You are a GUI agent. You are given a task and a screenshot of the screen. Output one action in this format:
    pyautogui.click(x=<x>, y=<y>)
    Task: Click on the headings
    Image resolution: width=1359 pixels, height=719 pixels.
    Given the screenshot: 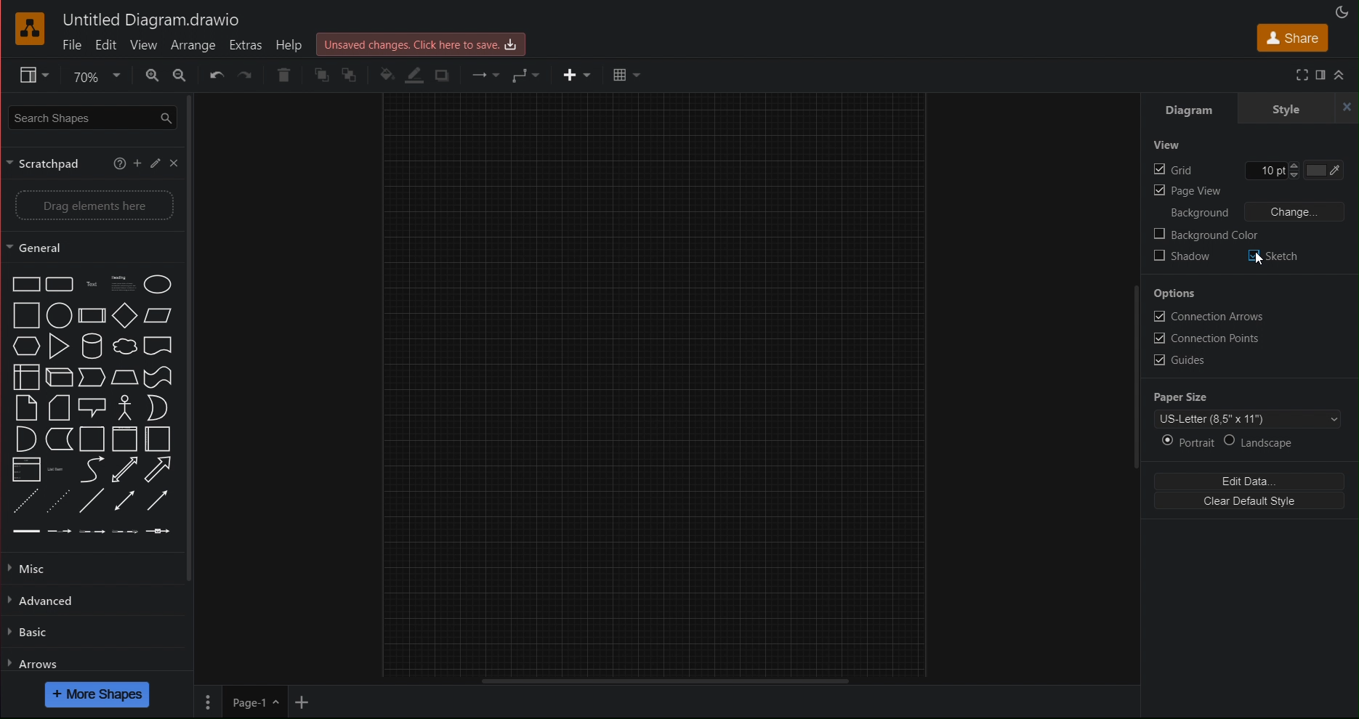 What is the action you would take?
    pyautogui.click(x=121, y=285)
    